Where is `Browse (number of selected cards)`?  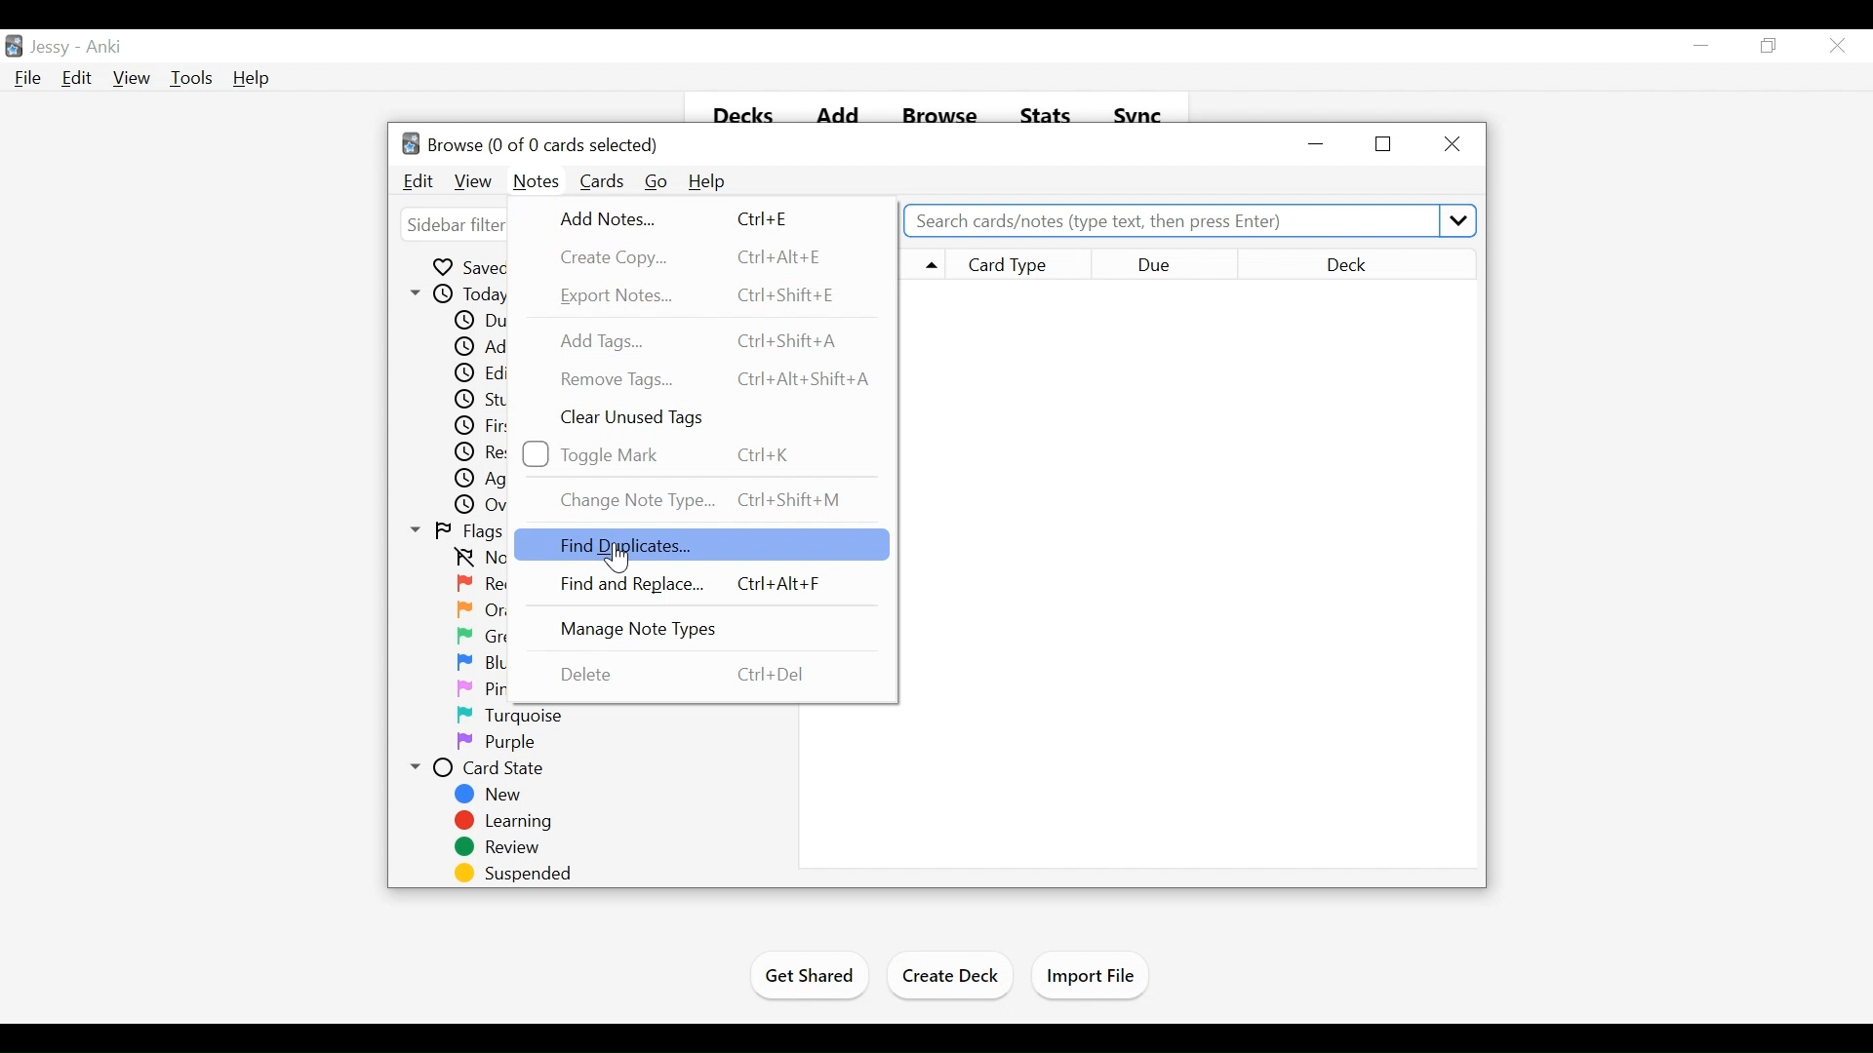 Browse (number of selected cards) is located at coordinates (532, 143).